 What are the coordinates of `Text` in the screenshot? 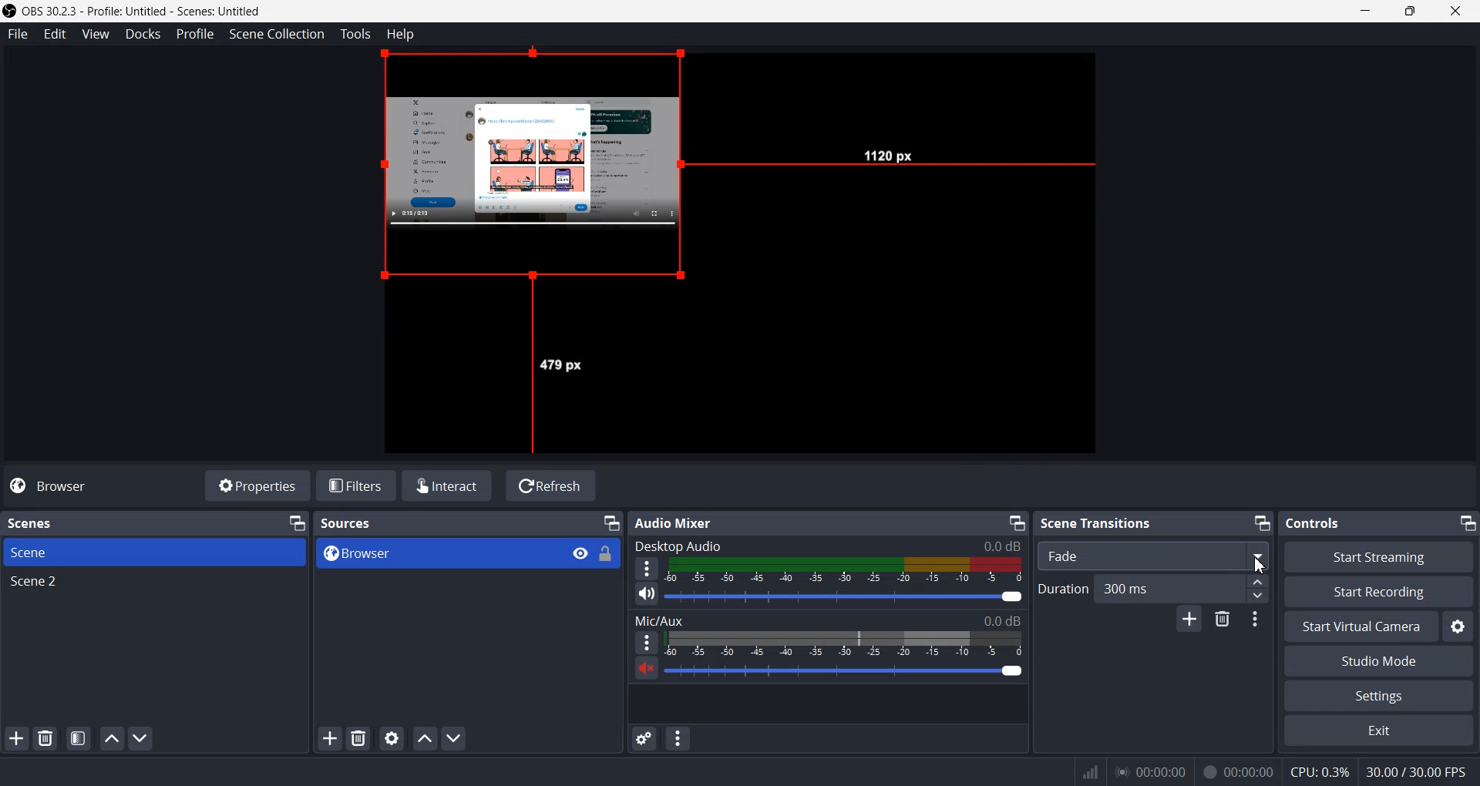 It's located at (1095, 522).